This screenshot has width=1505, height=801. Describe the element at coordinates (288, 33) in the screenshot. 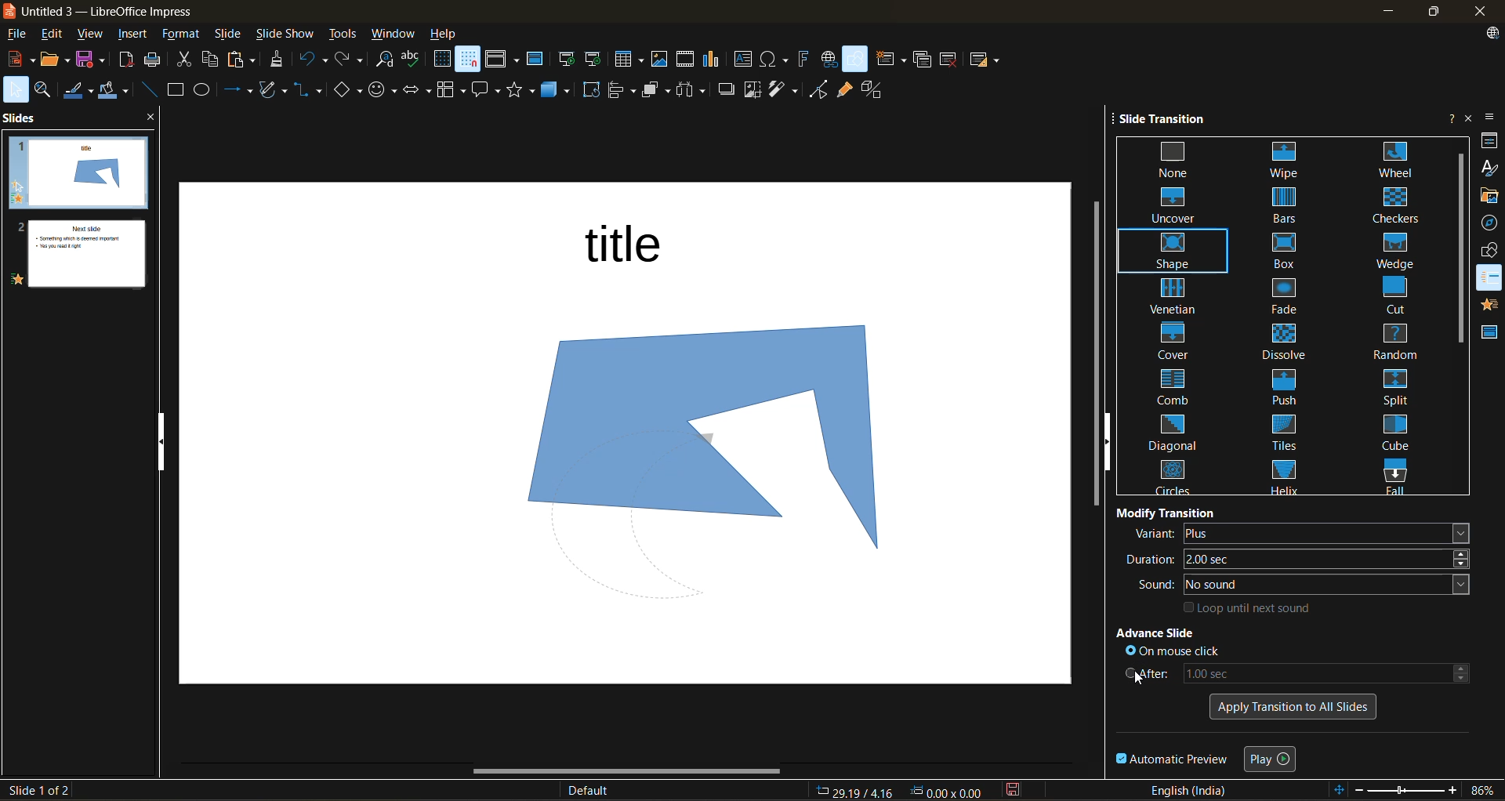

I see `slideshow` at that location.